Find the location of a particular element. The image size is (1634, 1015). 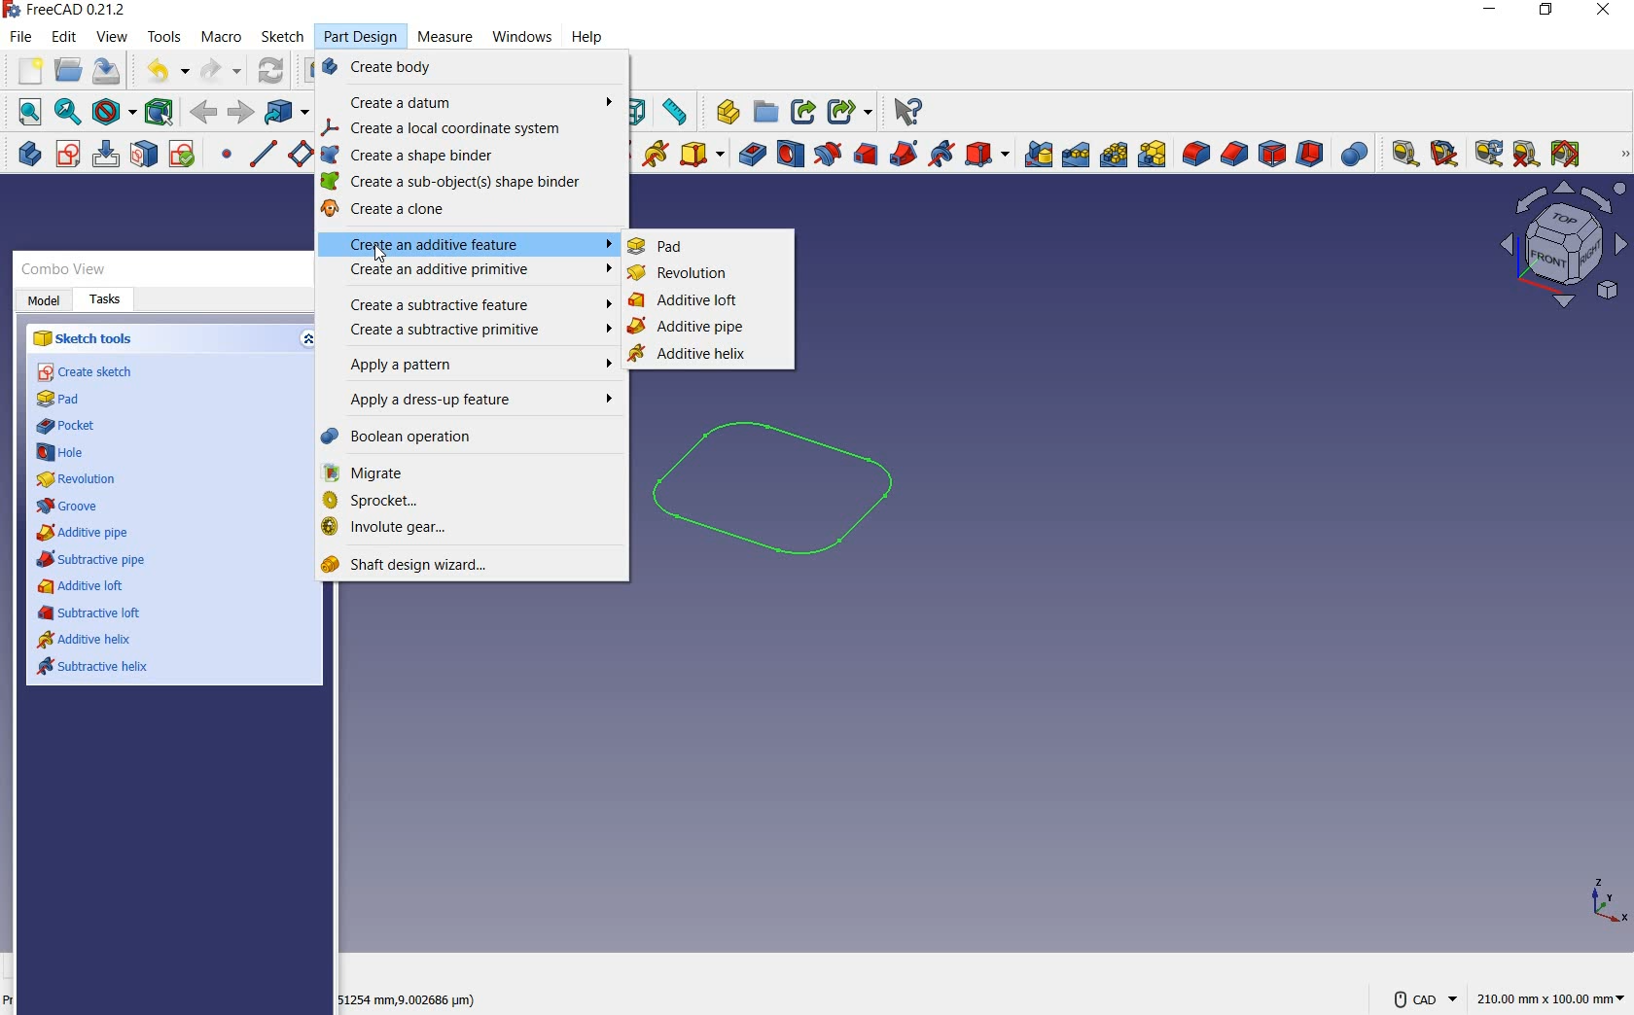

subtractive pipe is located at coordinates (91, 559).